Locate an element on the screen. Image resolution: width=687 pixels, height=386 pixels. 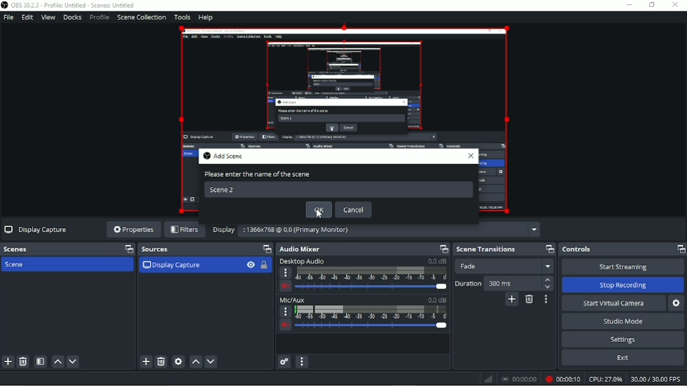
Properties is located at coordinates (132, 229).